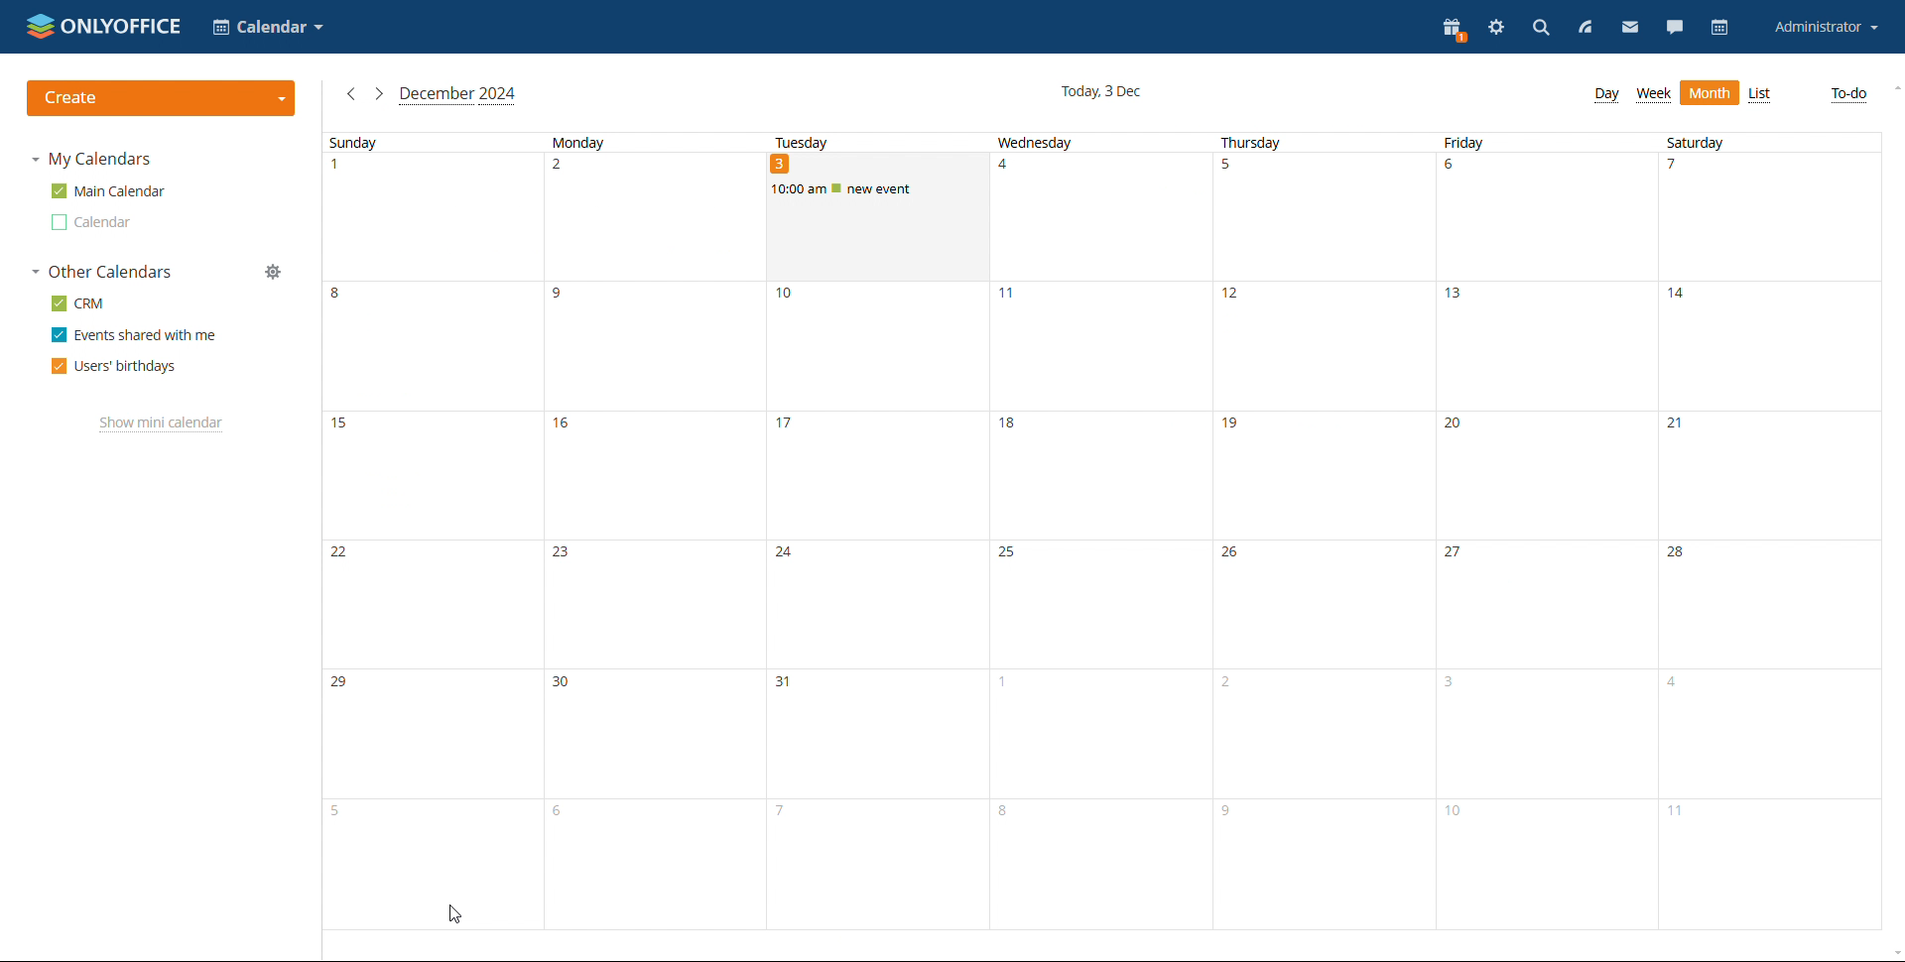  What do you see at coordinates (1605, 96) in the screenshot?
I see `day view` at bounding box center [1605, 96].